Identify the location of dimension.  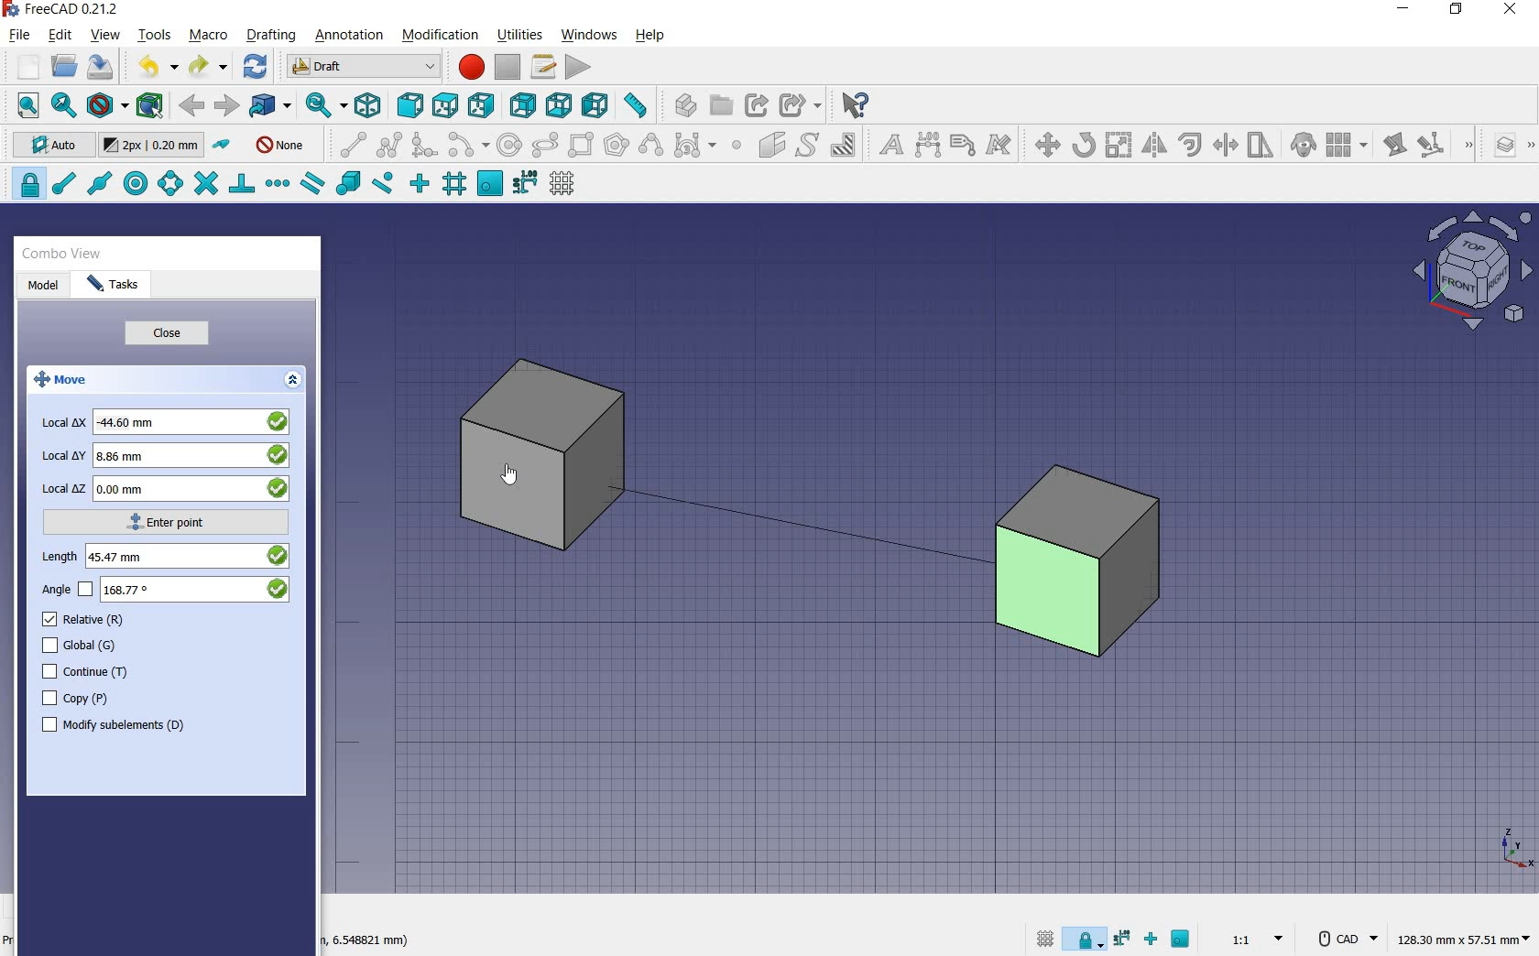
(1463, 937).